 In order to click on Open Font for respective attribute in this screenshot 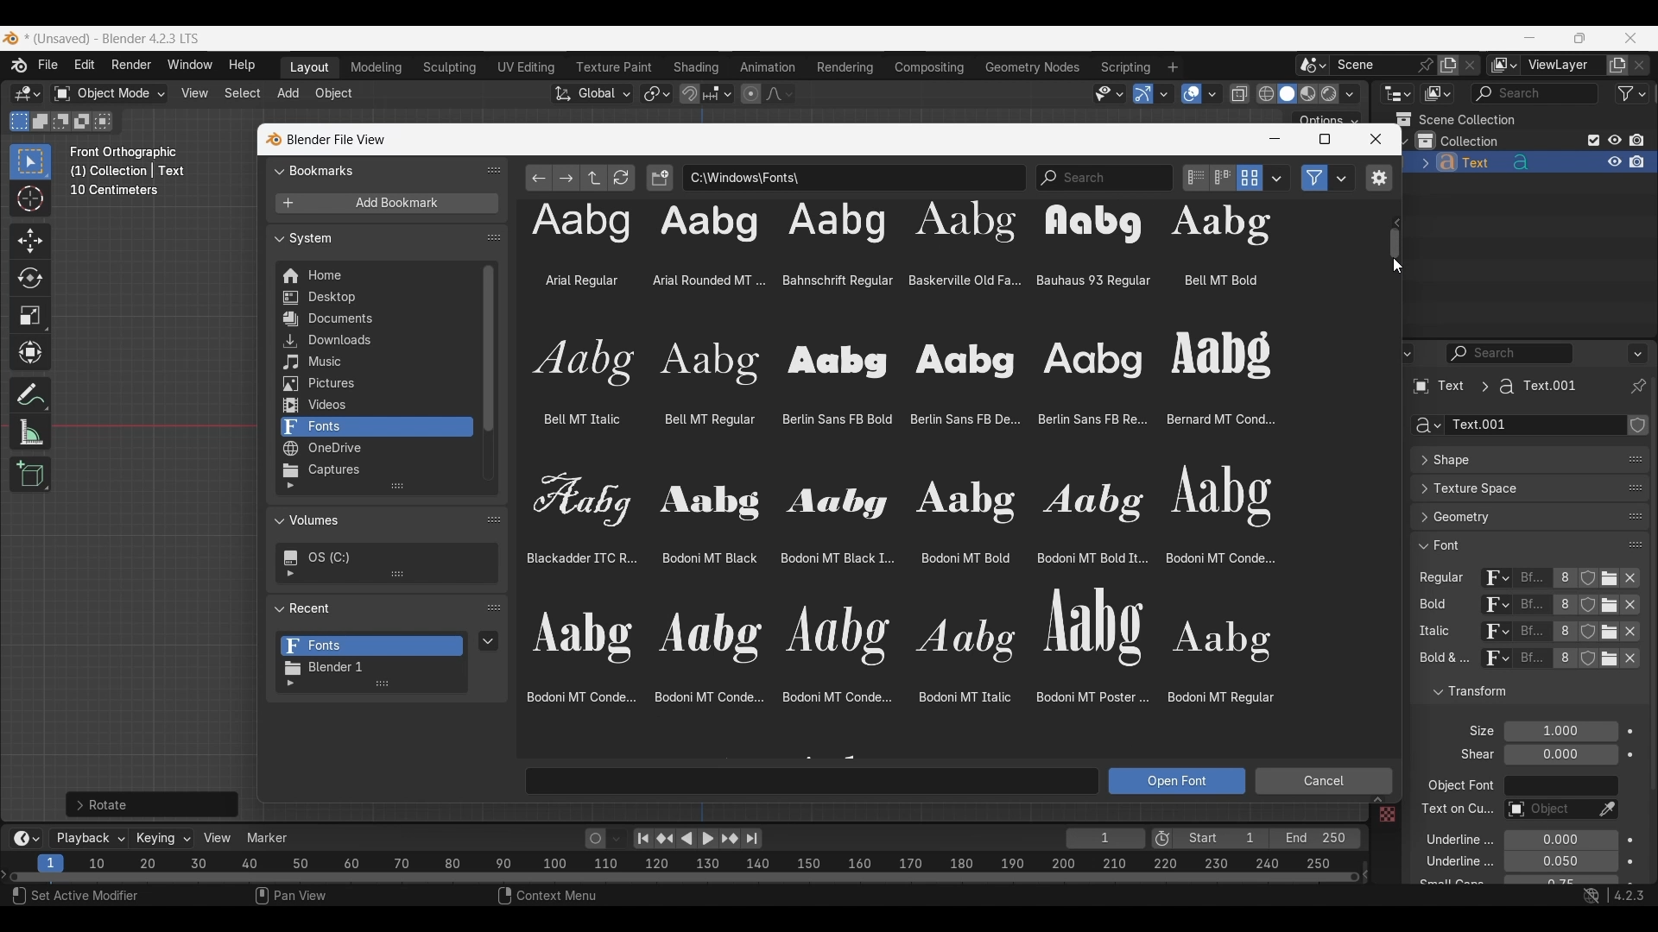, I will do `click(1610, 581)`.